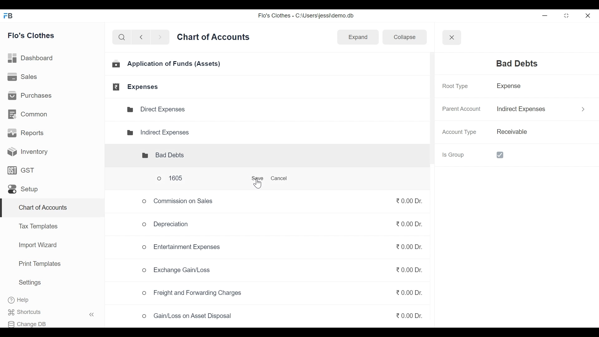  I want to click on ₹0.00 Dr., so click(407, 202).